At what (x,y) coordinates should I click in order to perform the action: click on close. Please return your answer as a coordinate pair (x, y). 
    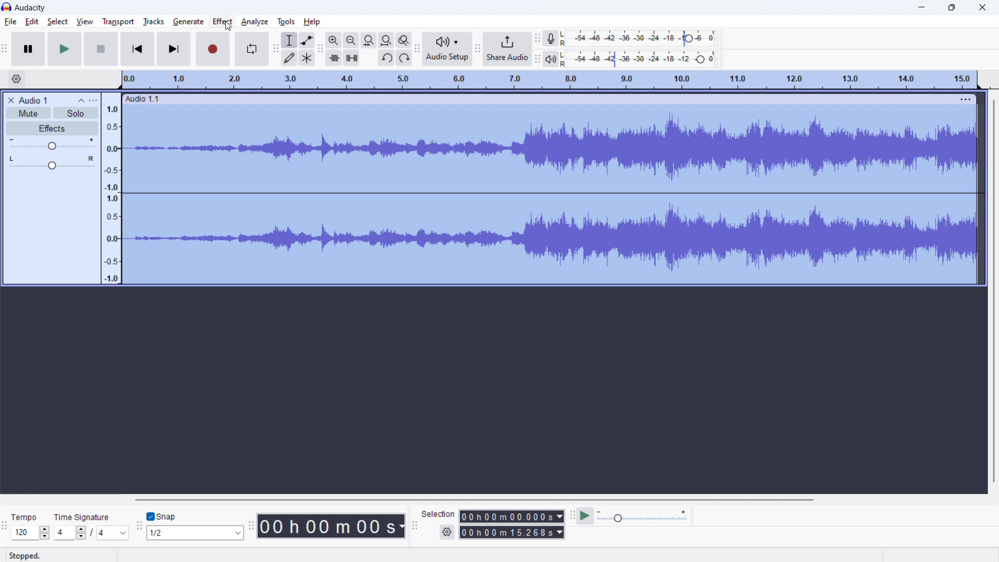
    Looking at the image, I should click on (982, 7).